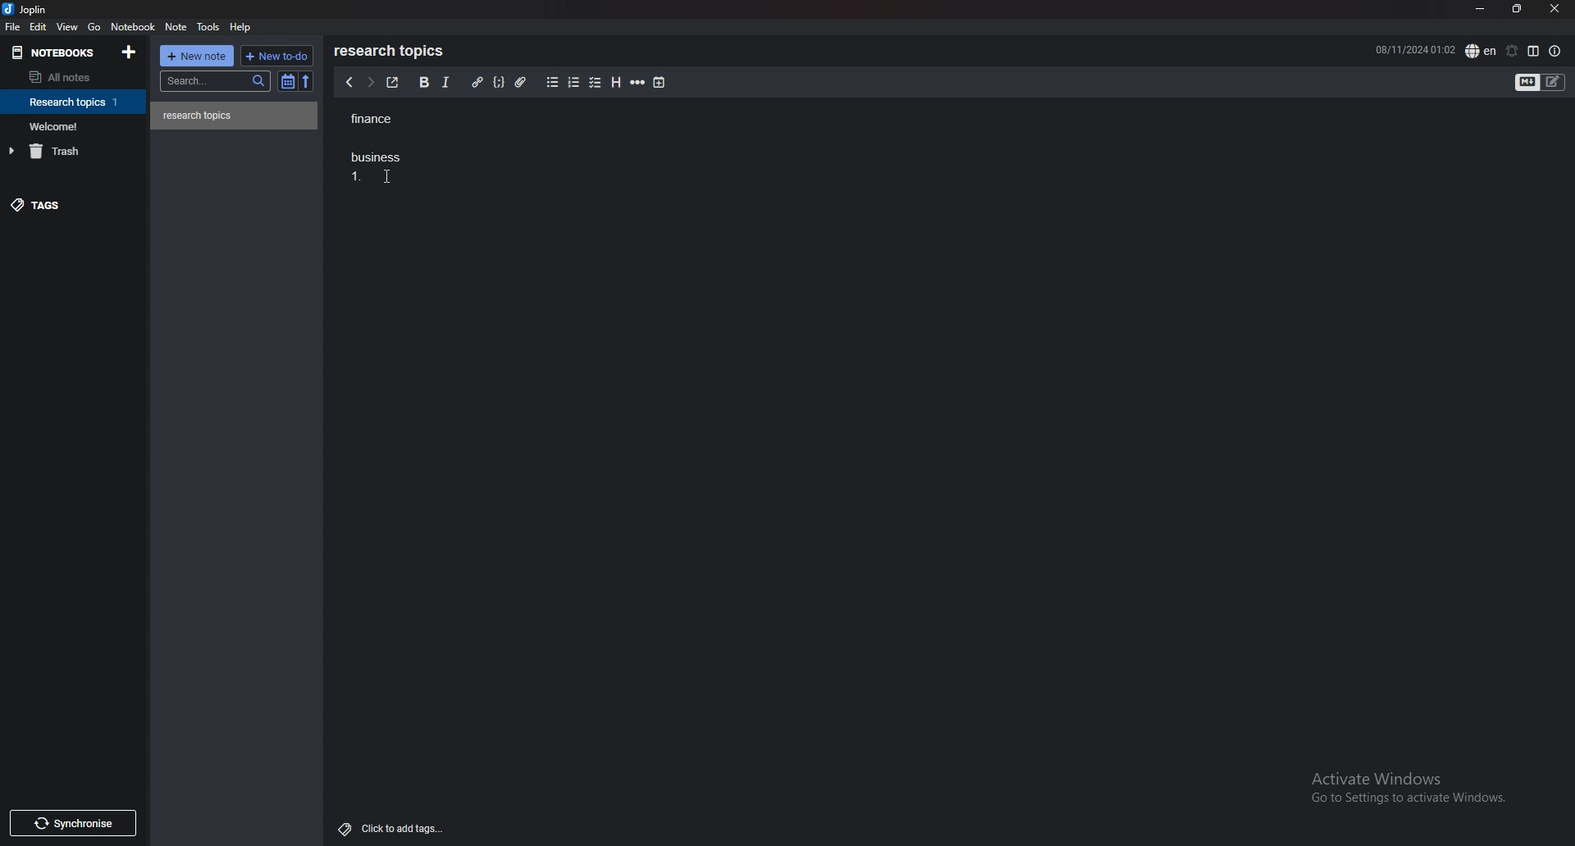 The width and height of the screenshot is (1575, 846). Describe the element at coordinates (235, 116) in the screenshot. I see `note` at that location.